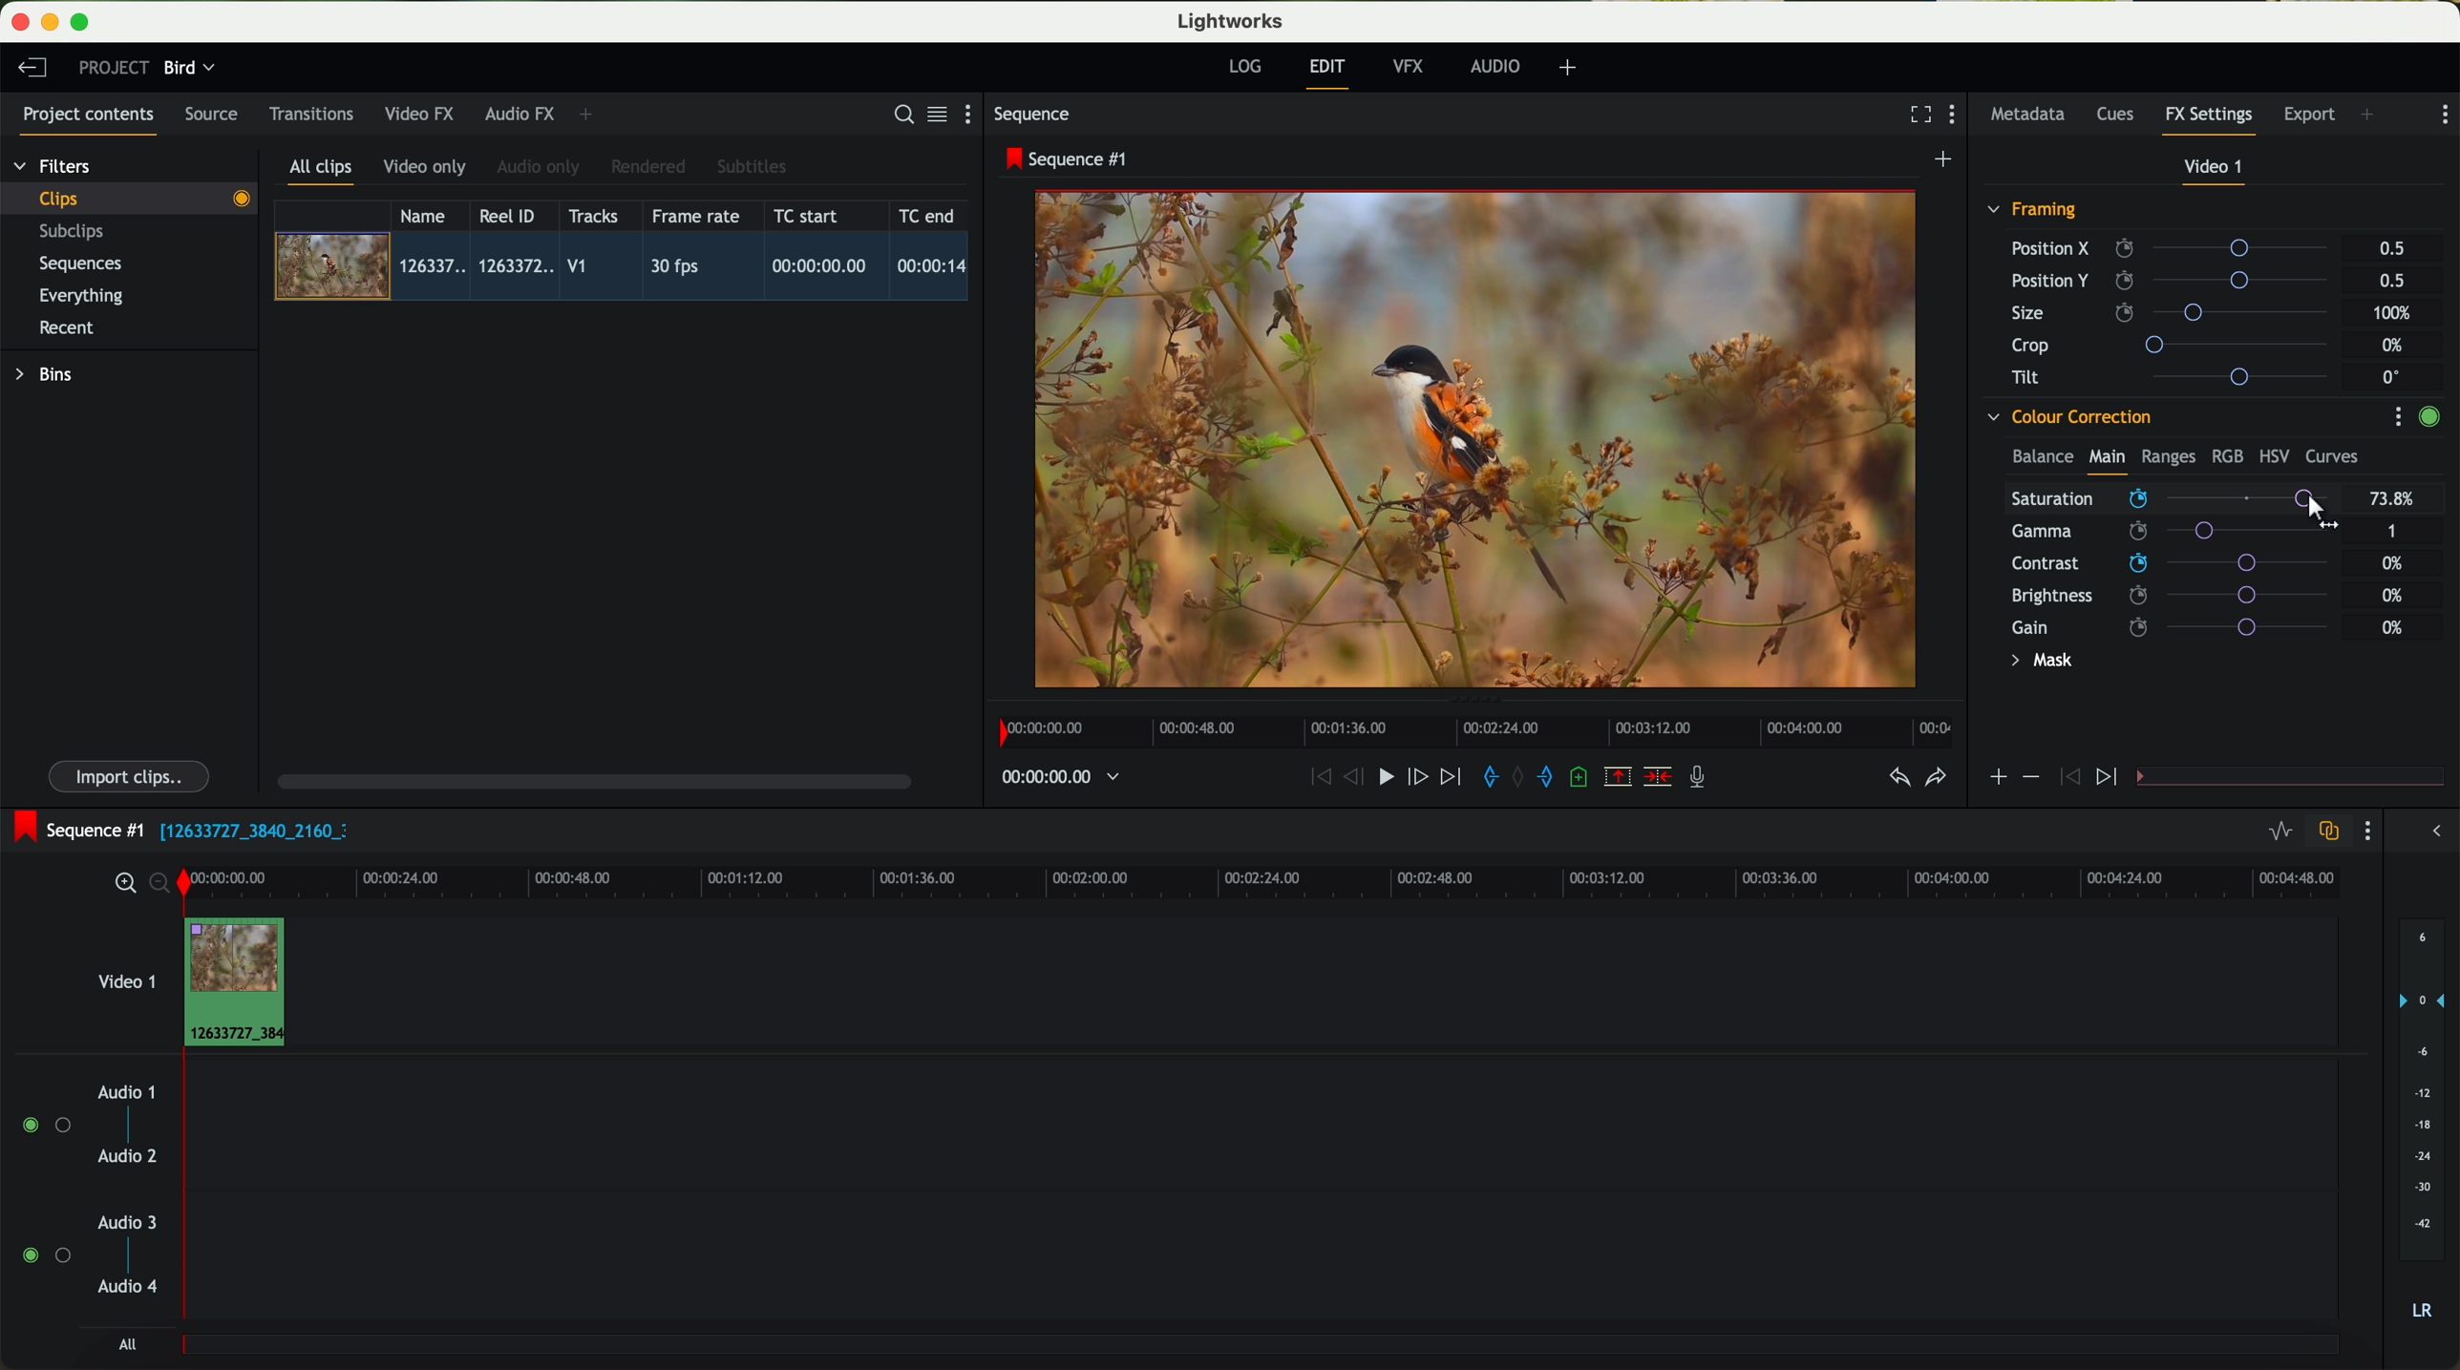  What do you see at coordinates (1581, 778) in the screenshot?
I see `add a cue at the current position` at bounding box center [1581, 778].